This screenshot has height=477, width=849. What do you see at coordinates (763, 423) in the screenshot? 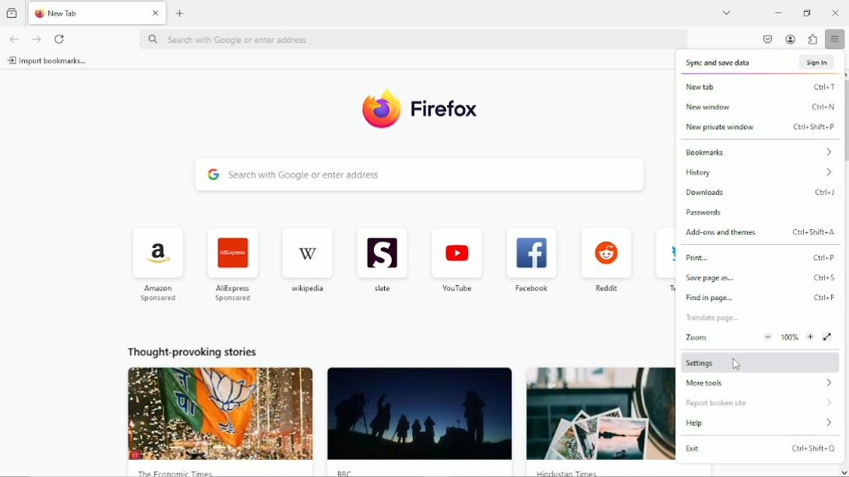
I see `help` at bounding box center [763, 423].